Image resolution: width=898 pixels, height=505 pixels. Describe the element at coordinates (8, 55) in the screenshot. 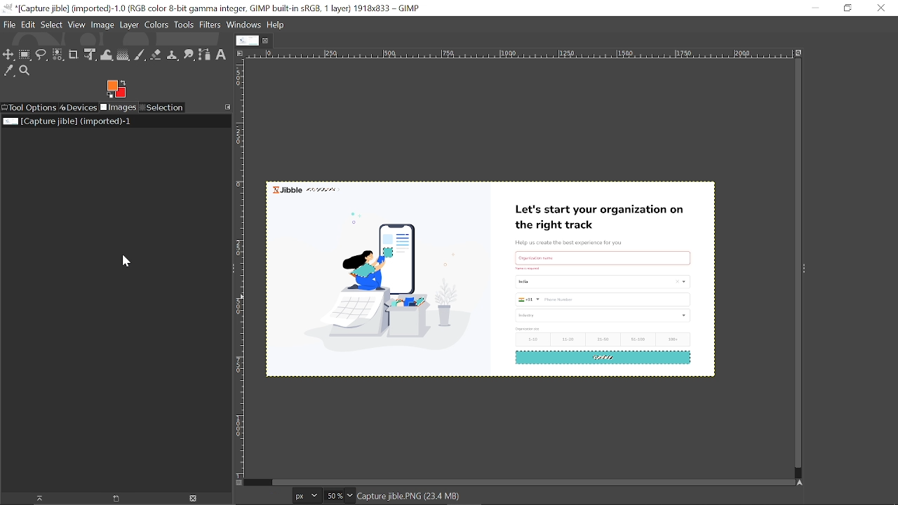

I see `Move tool` at that location.